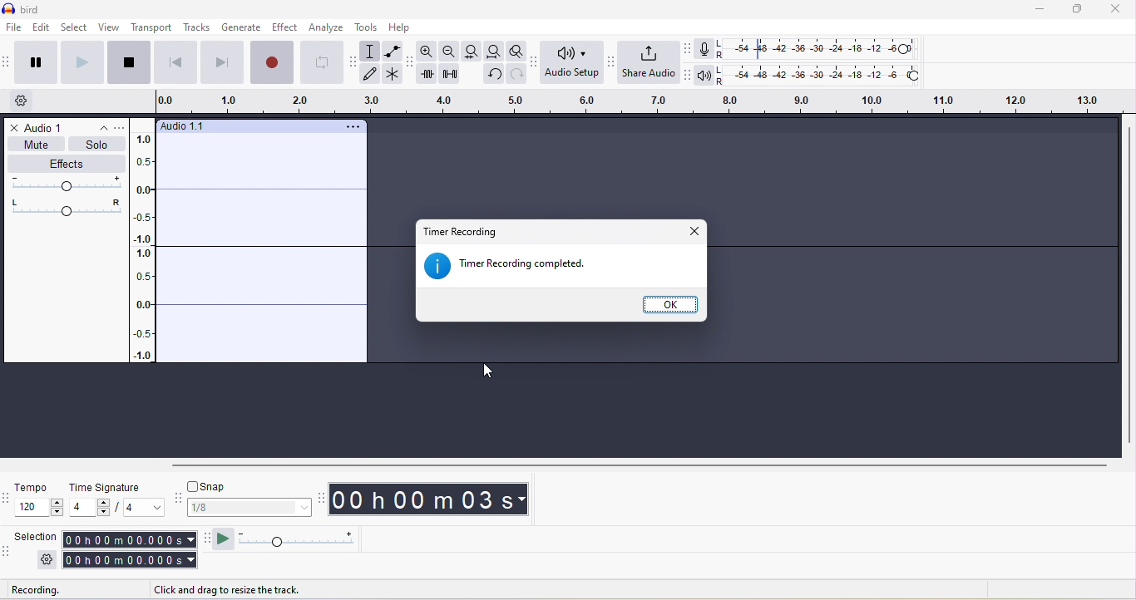 The image size is (1136, 600). What do you see at coordinates (23, 102) in the screenshot?
I see `timeline options` at bounding box center [23, 102].